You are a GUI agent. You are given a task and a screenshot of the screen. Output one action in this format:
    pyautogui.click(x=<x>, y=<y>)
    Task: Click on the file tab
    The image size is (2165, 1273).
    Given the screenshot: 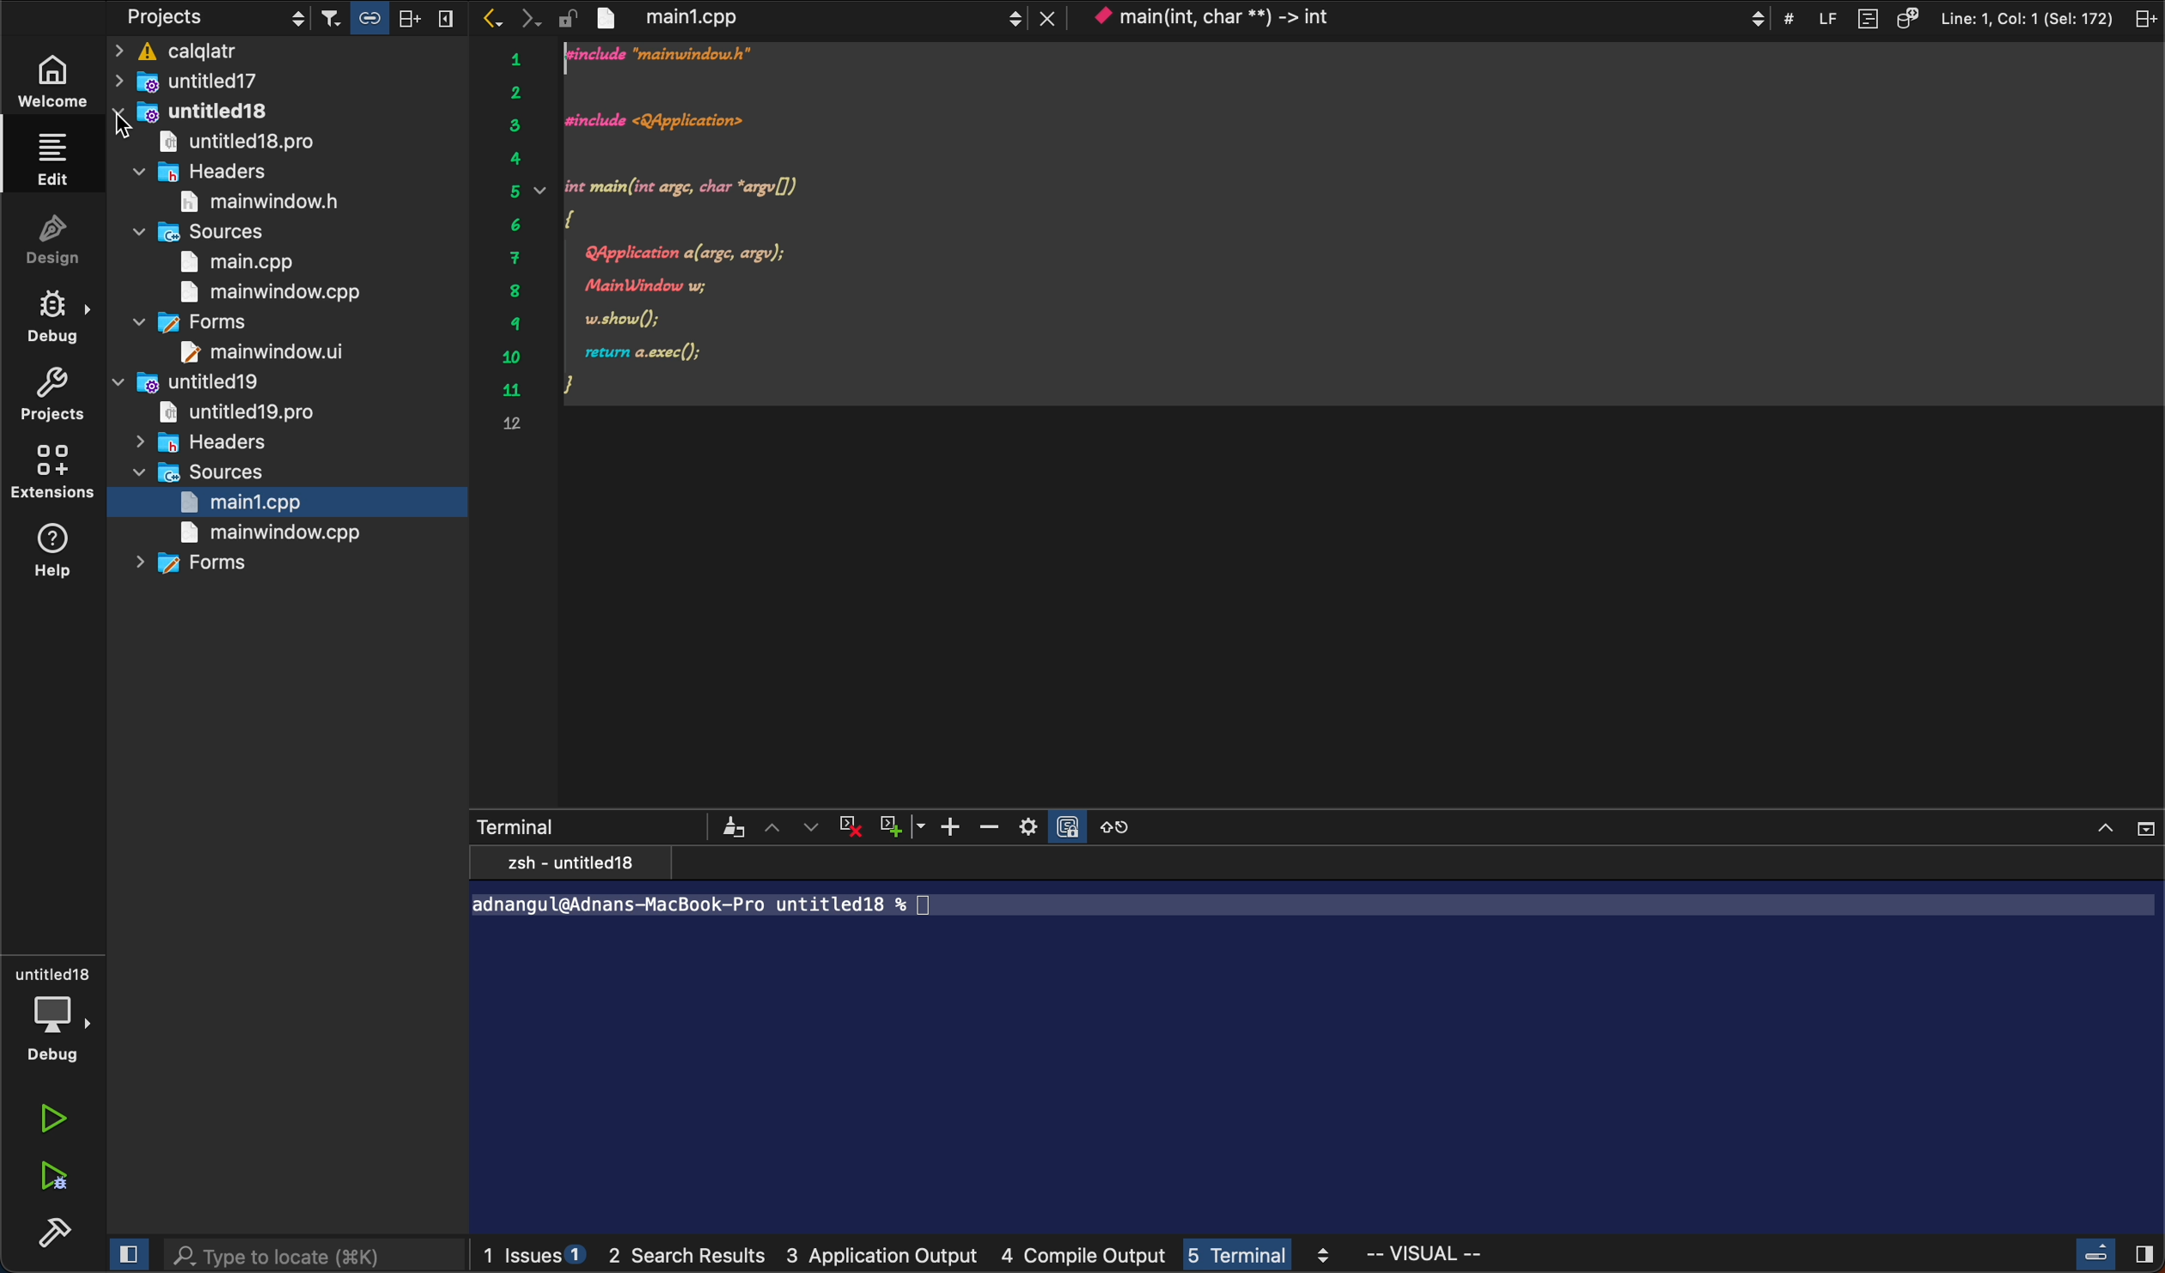 What is the action you would take?
    pyautogui.click(x=809, y=18)
    